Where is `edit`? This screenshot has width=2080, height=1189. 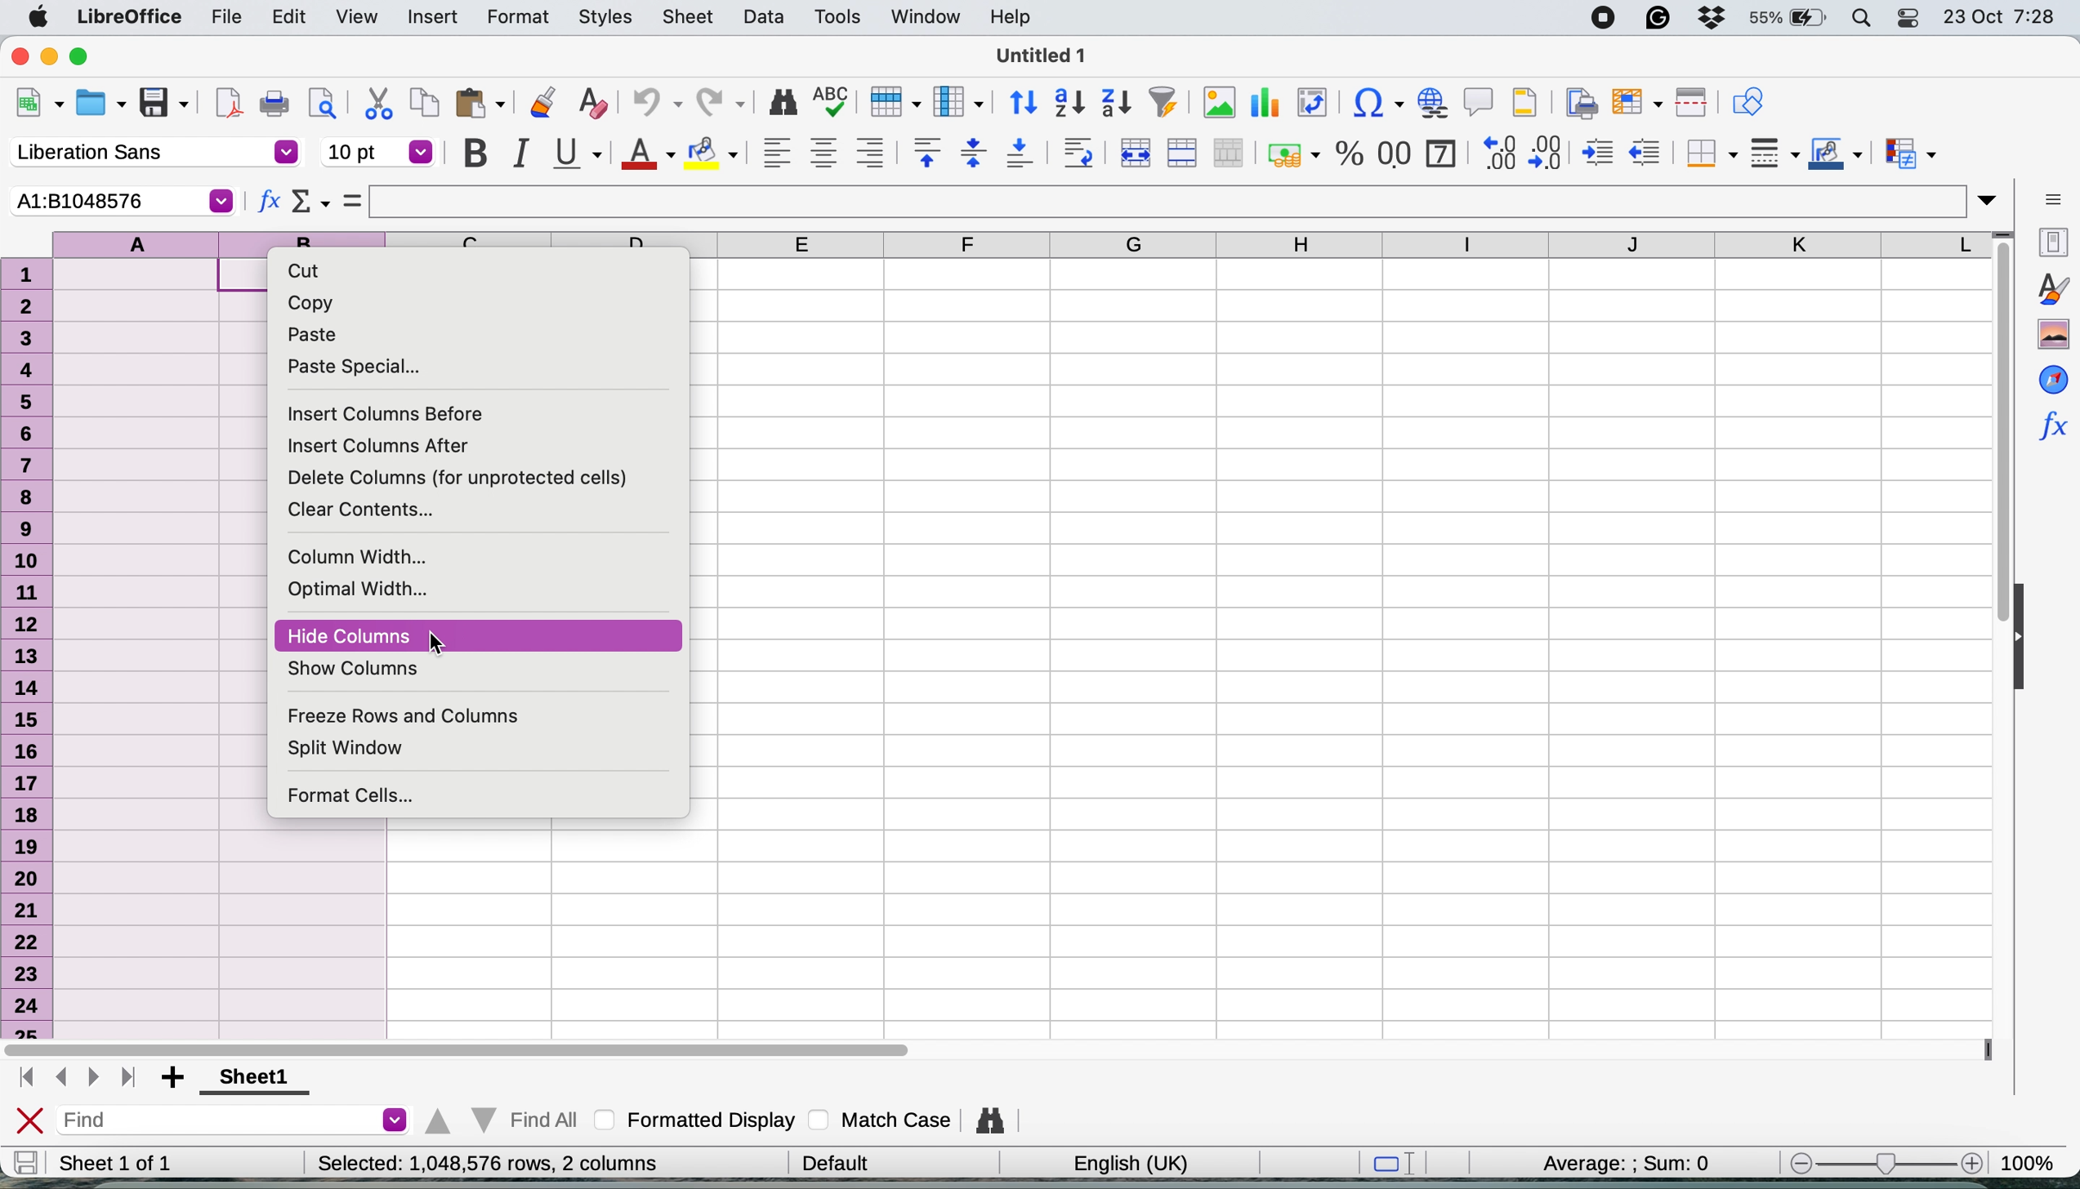 edit is located at coordinates (289, 19).